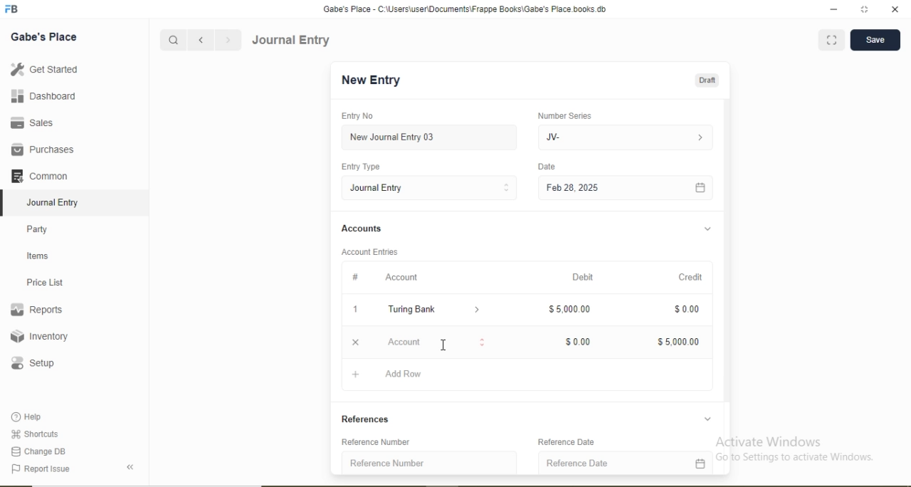 The width and height of the screenshot is (911, 487). What do you see at coordinates (365, 419) in the screenshot?
I see `References` at bounding box center [365, 419].